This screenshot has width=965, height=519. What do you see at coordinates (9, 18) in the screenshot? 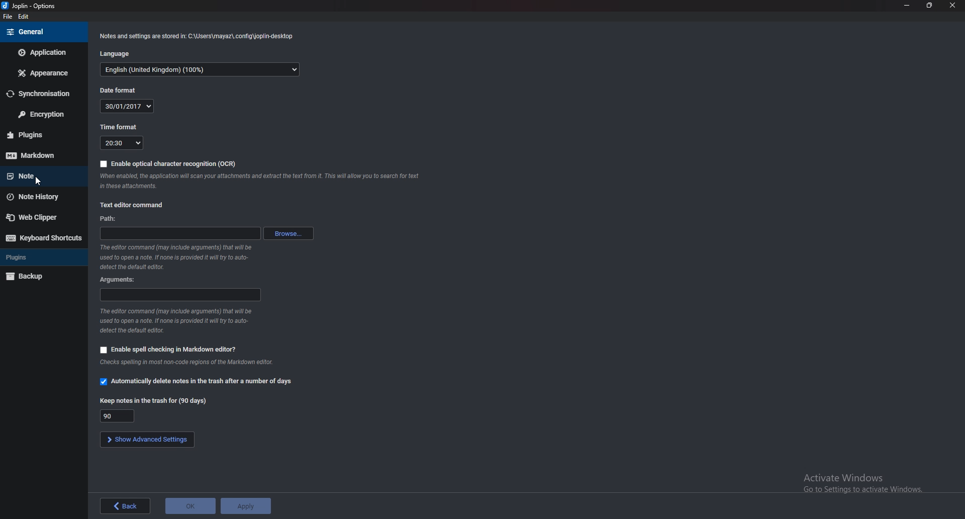
I see `file` at bounding box center [9, 18].